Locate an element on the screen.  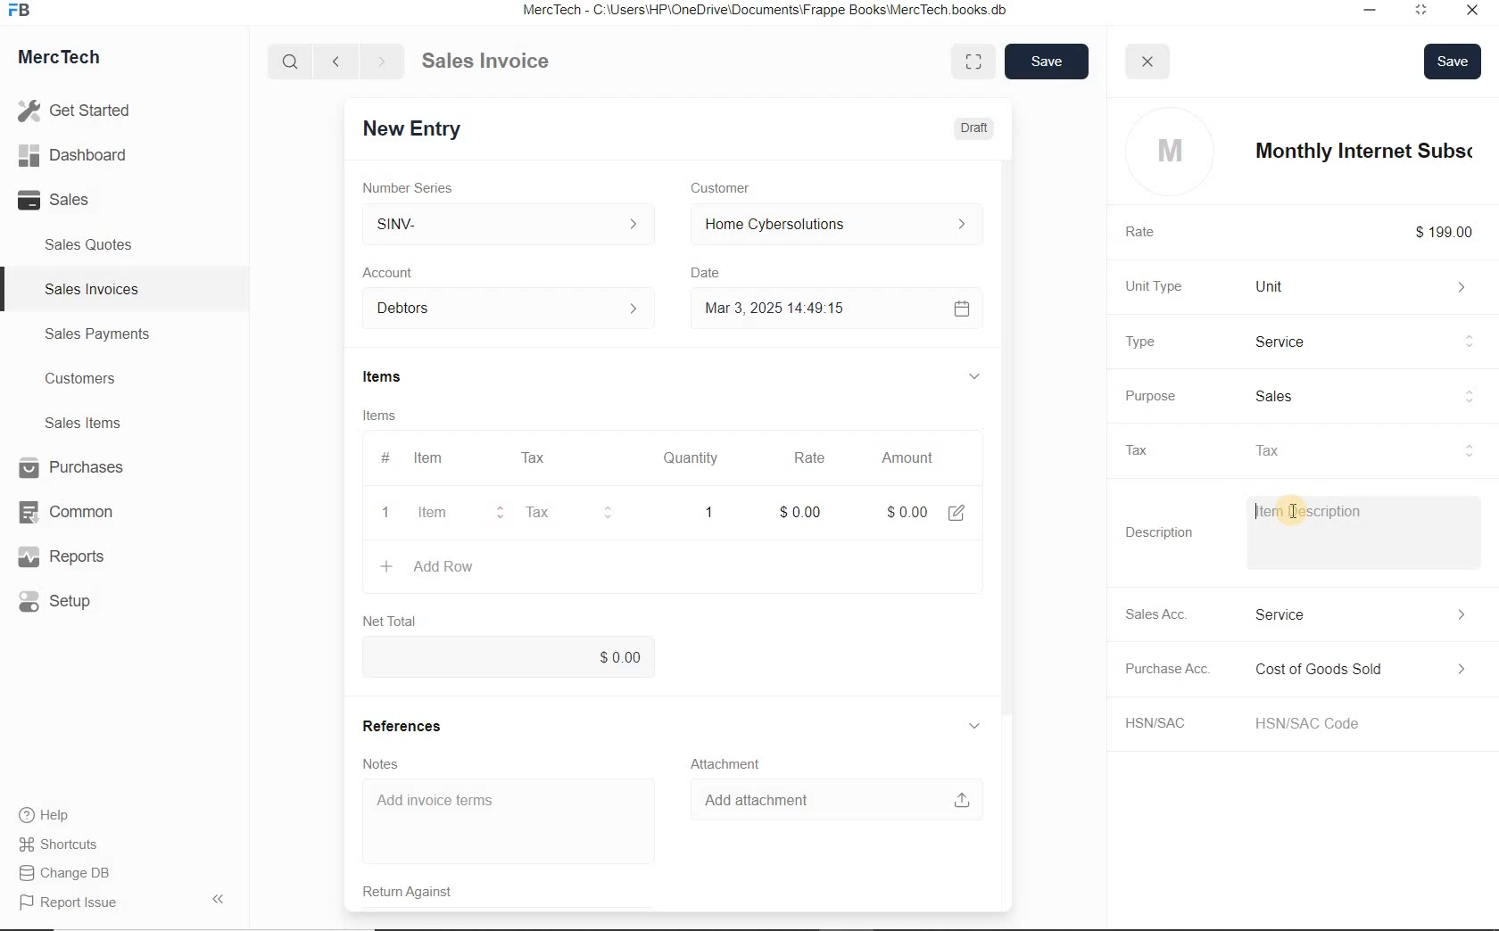
item line number is located at coordinates (380, 488).